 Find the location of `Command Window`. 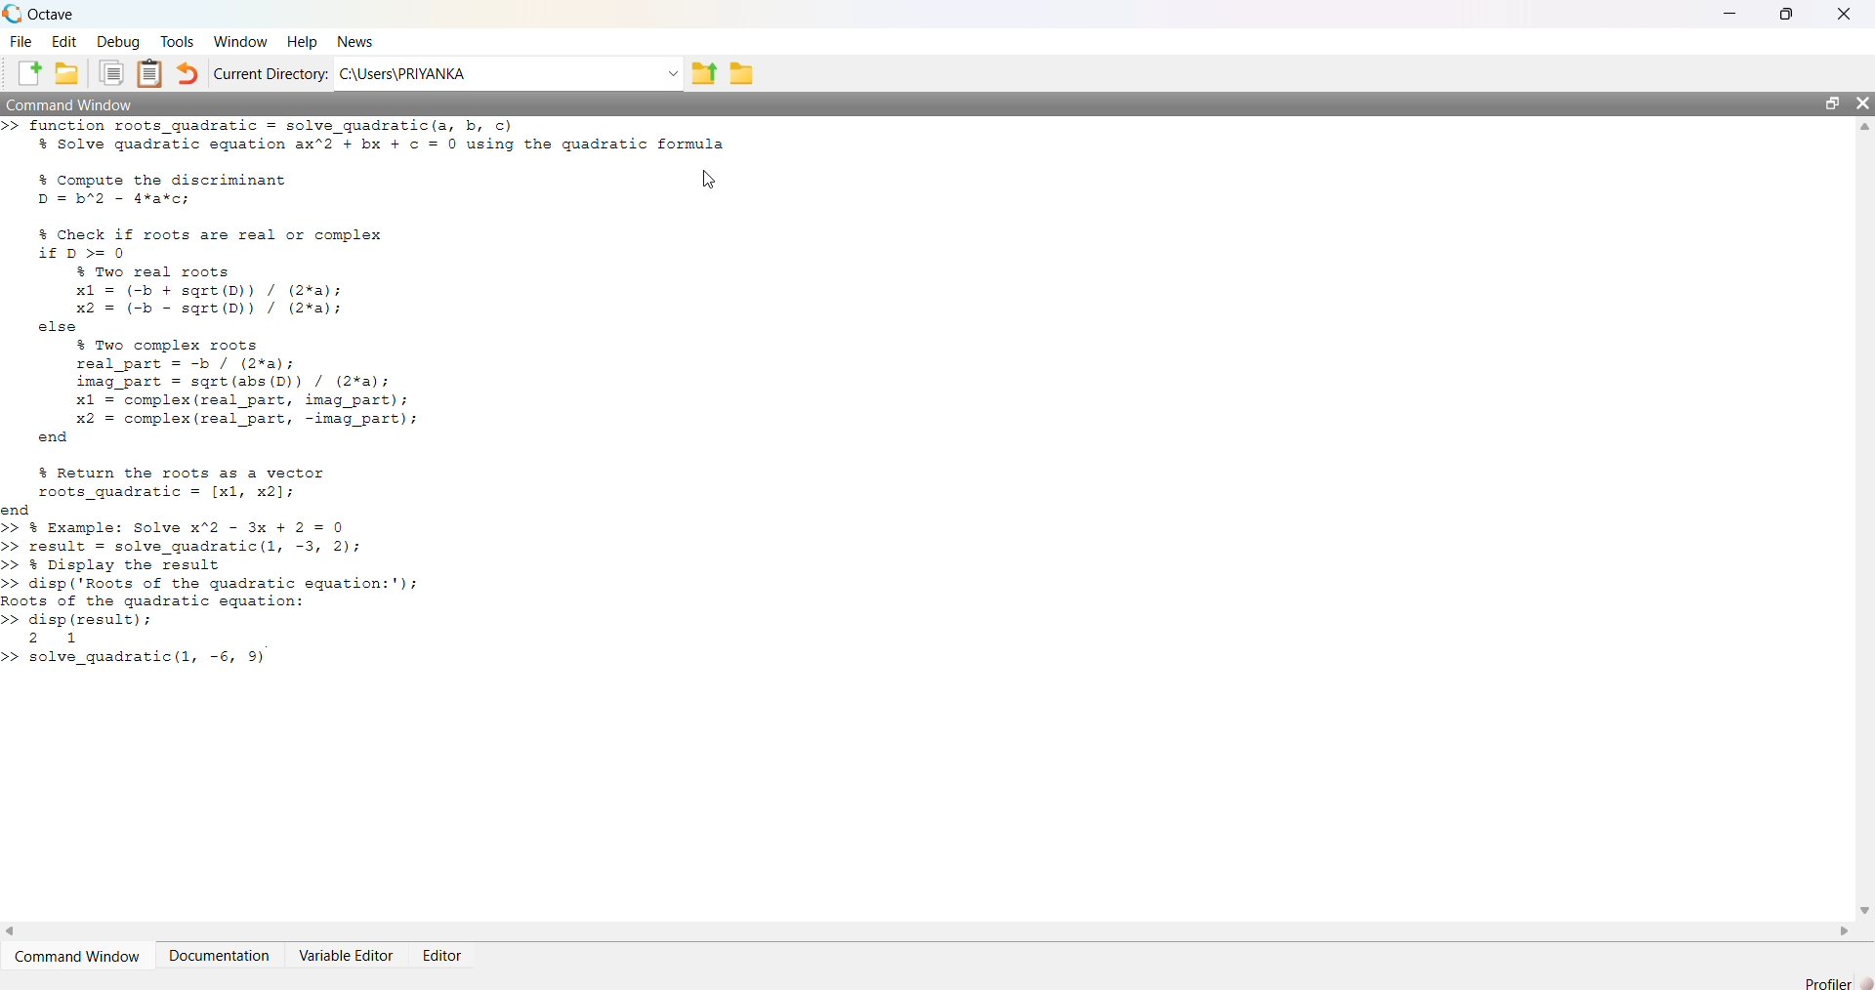

Command Window is located at coordinates (76, 102).